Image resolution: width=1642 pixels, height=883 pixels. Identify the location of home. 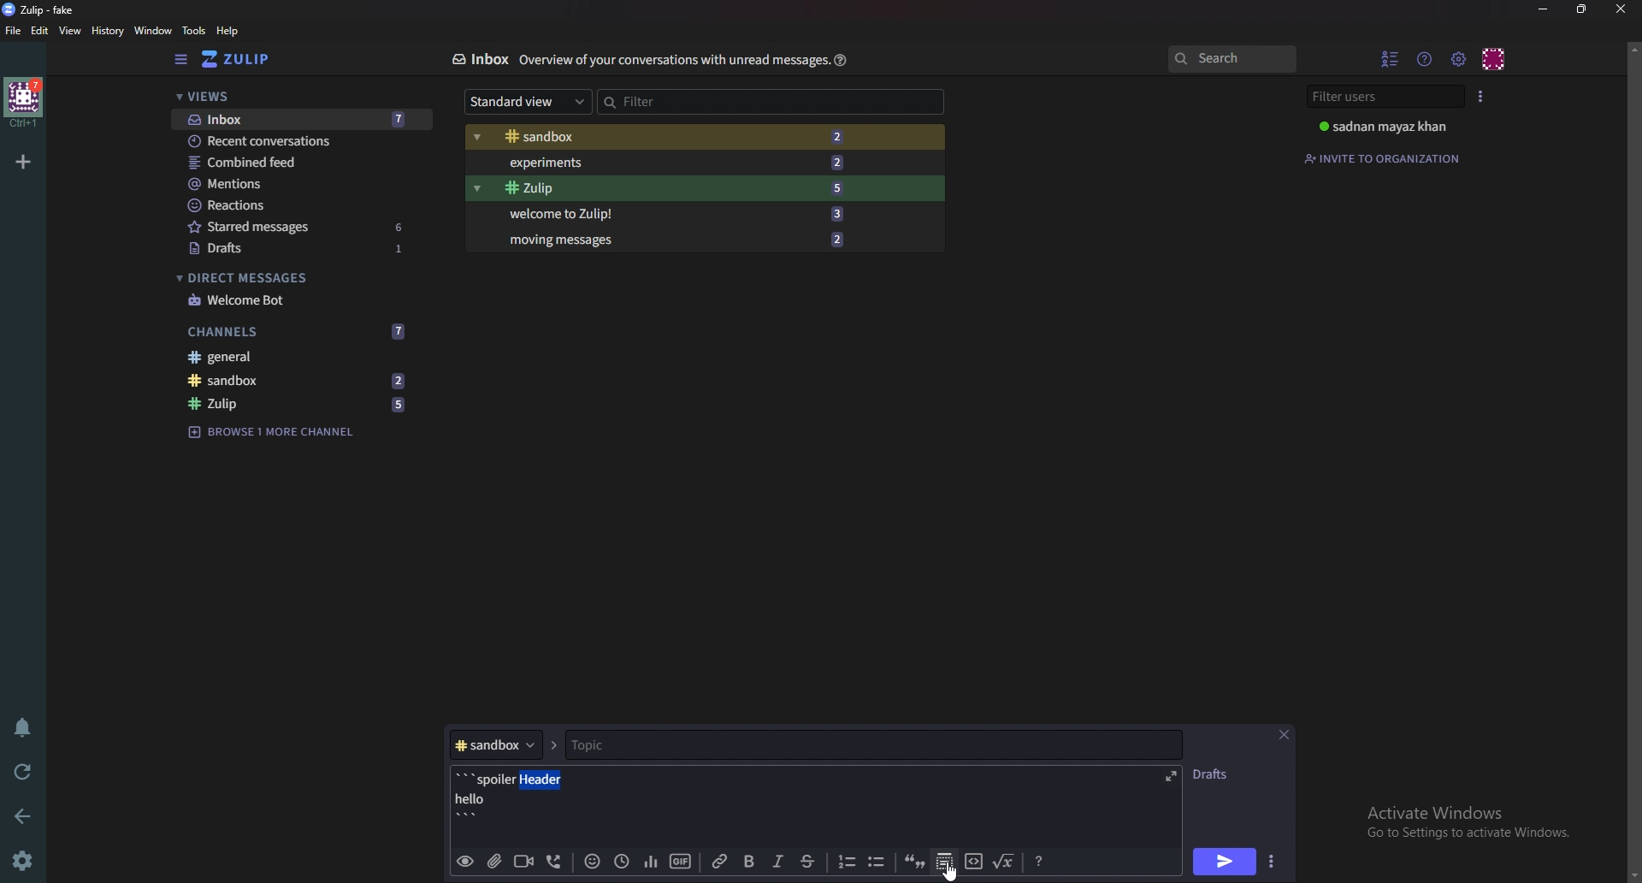
(25, 104).